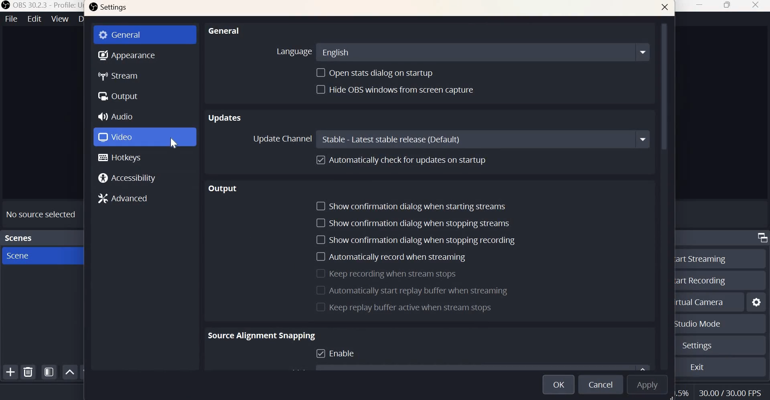  I want to click on Exit, so click(697, 368).